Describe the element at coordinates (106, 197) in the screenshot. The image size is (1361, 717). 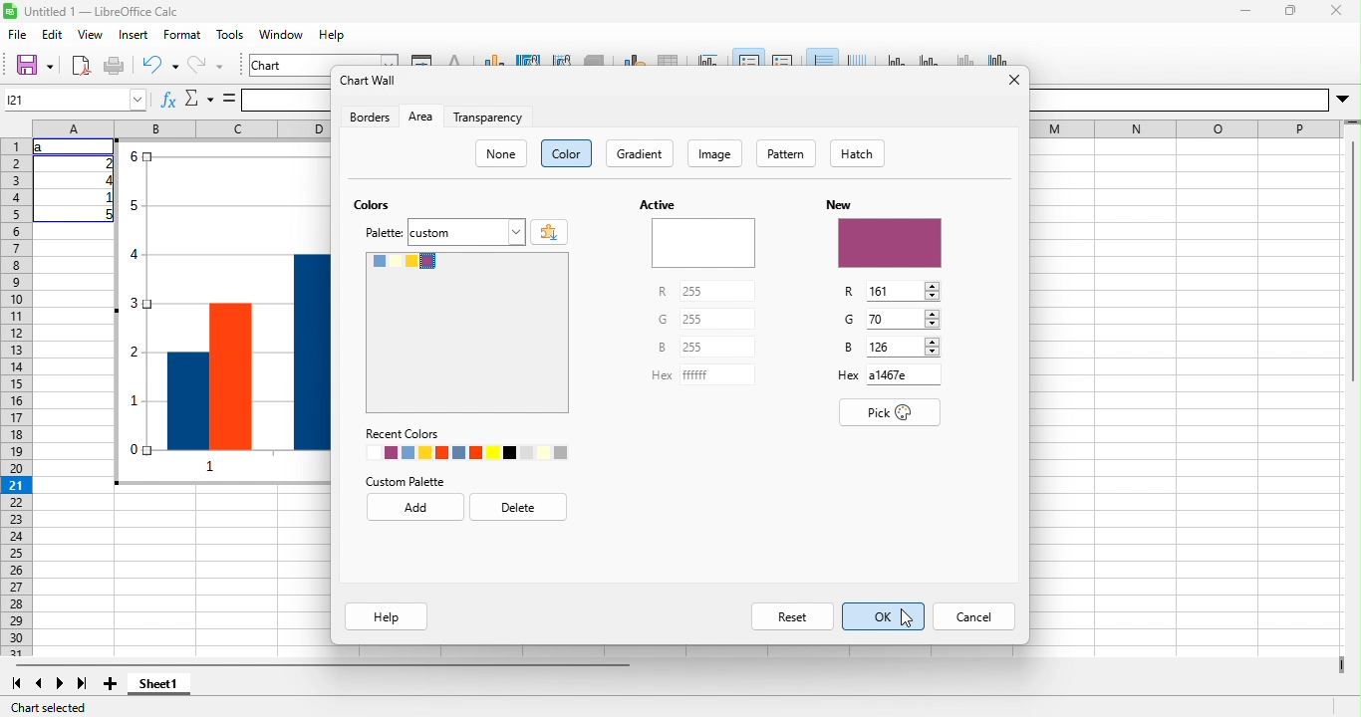
I see `1` at that location.